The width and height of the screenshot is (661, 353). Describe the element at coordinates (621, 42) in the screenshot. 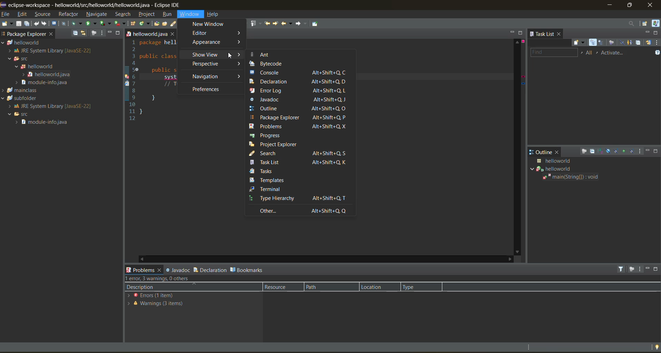

I see `hide completed tasks` at that location.